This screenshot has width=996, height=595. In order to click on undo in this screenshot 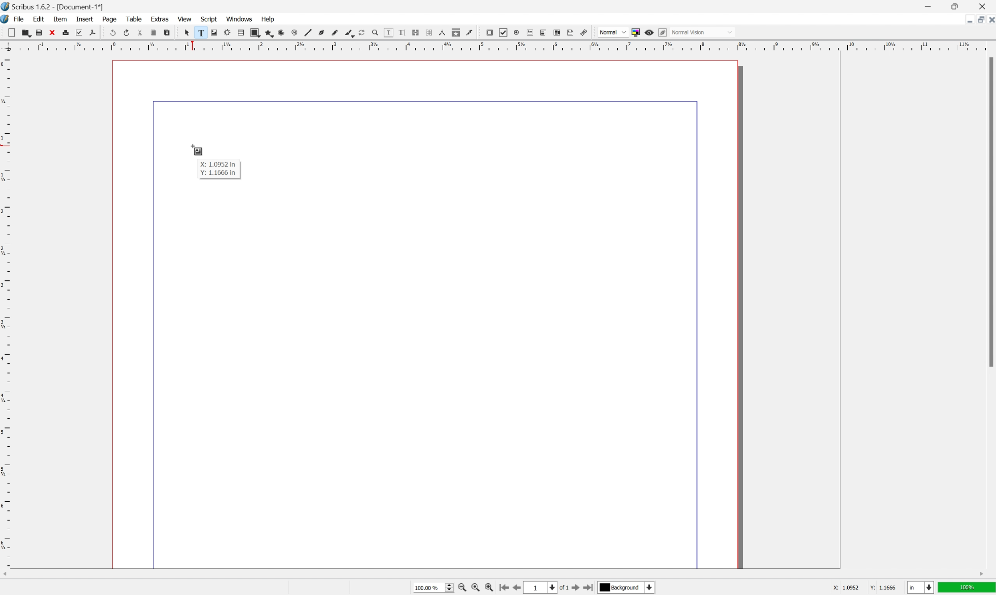, I will do `click(113, 33)`.